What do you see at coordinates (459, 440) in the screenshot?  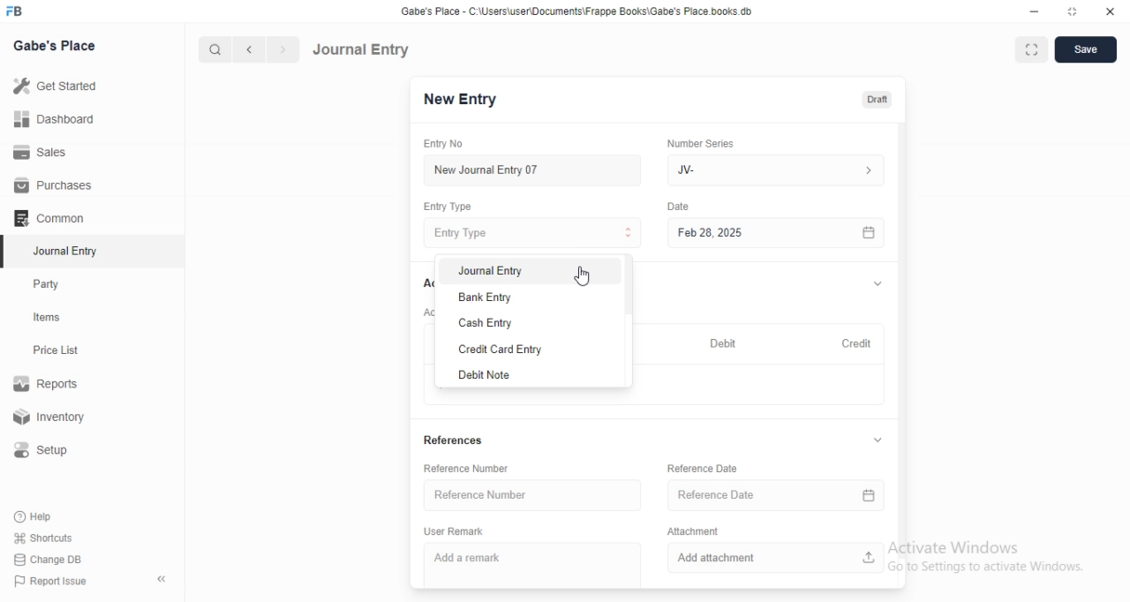 I see `References` at bounding box center [459, 440].